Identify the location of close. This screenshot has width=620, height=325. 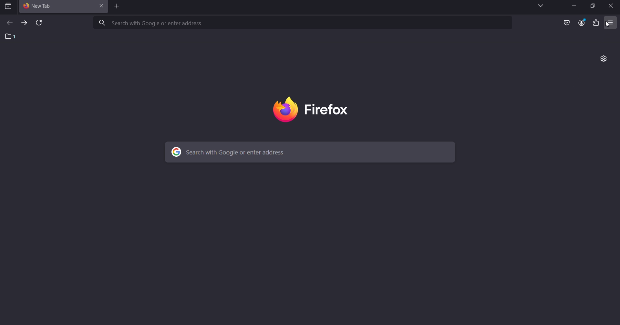
(612, 5).